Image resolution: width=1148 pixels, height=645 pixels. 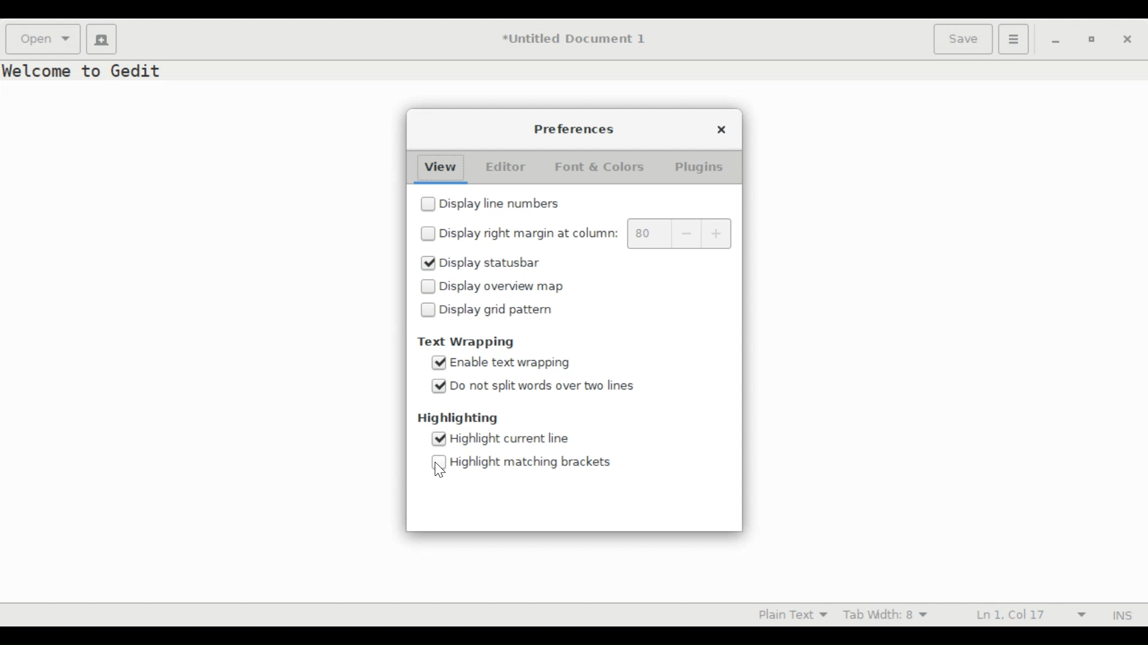 I want to click on Text Wrapping, so click(x=467, y=343).